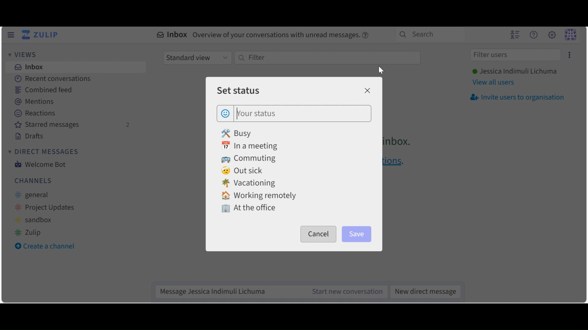 The width and height of the screenshot is (588, 330). What do you see at coordinates (29, 232) in the screenshot?
I see `zulip` at bounding box center [29, 232].